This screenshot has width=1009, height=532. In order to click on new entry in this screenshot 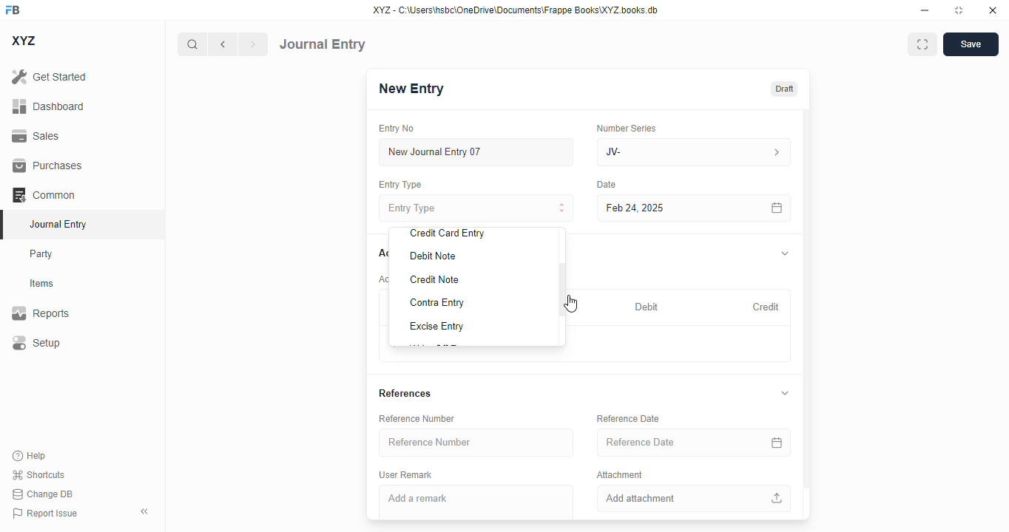, I will do `click(412, 88)`.